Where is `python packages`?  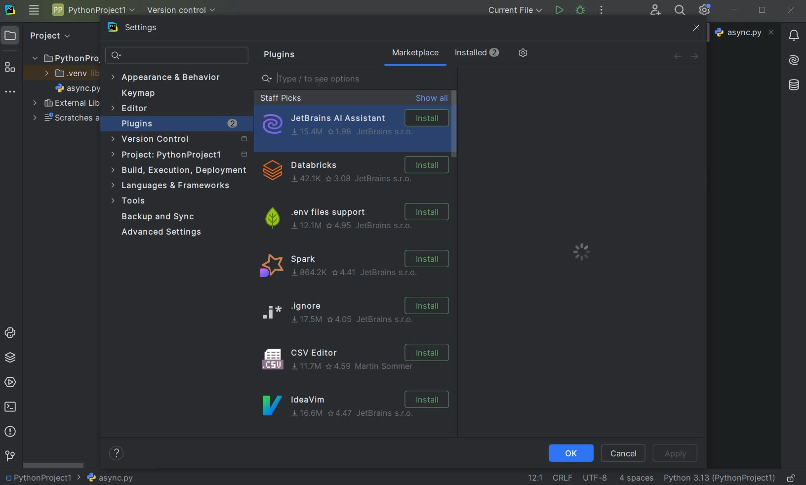
python packages is located at coordinates (9, 359).